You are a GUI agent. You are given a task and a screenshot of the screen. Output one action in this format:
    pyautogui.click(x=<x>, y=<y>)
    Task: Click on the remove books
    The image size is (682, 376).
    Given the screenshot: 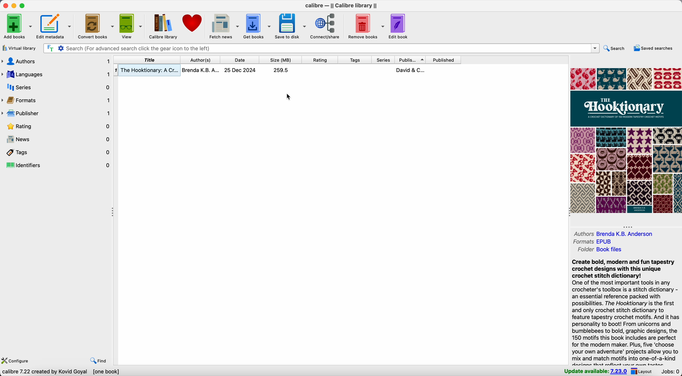 What is the action you would take?
    pyautogui.click(x=365, y=26)
    